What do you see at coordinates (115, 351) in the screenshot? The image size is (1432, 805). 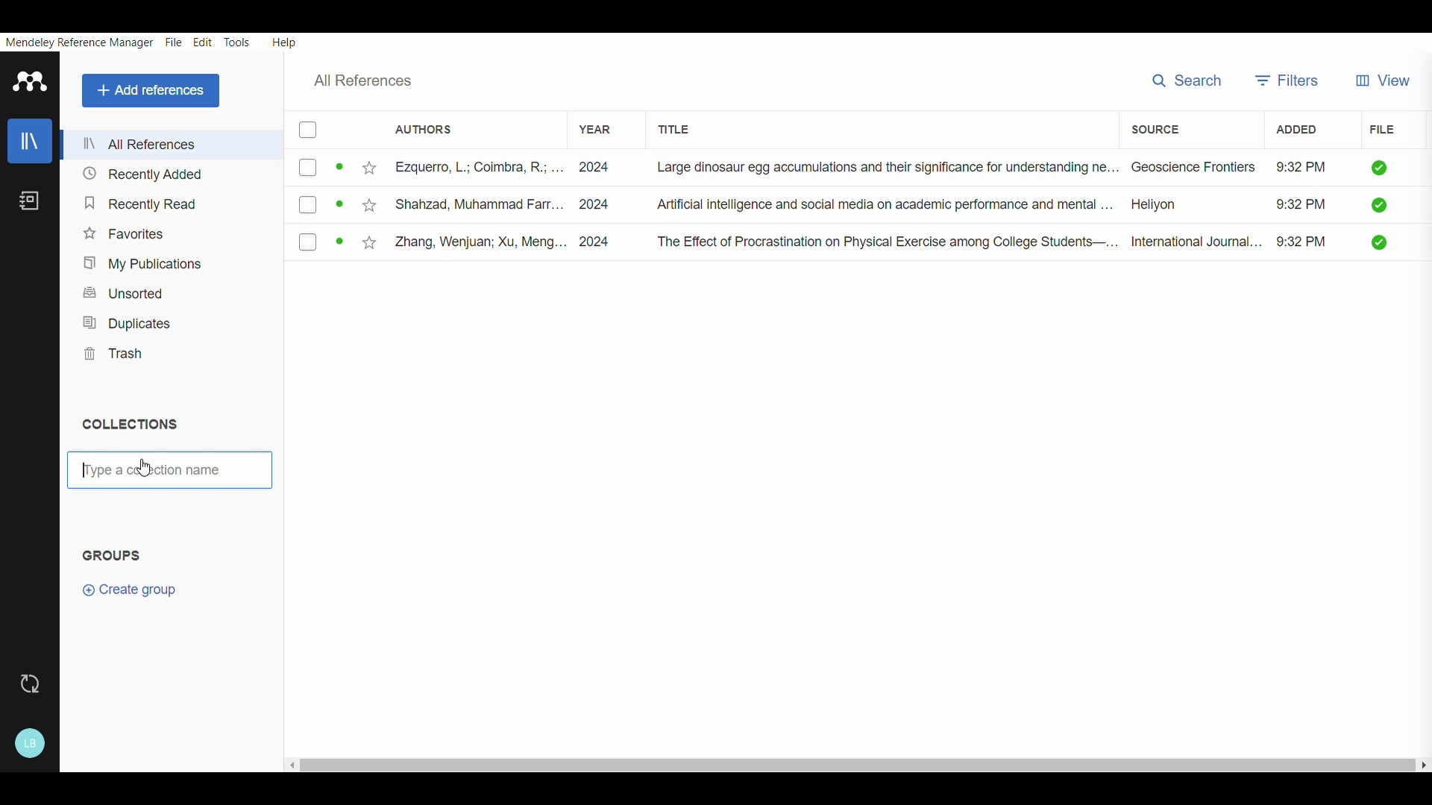 I see `Trash` at bounding box center [115, 351].